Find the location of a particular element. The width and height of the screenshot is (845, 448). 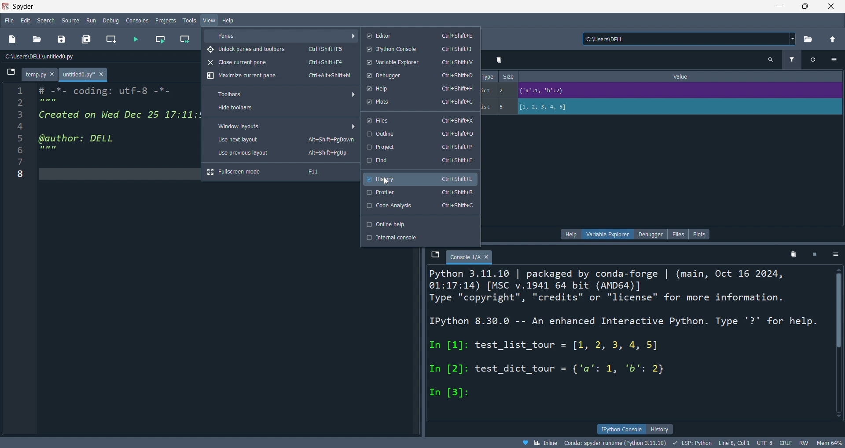

rw is located at coordinates (802, 444).